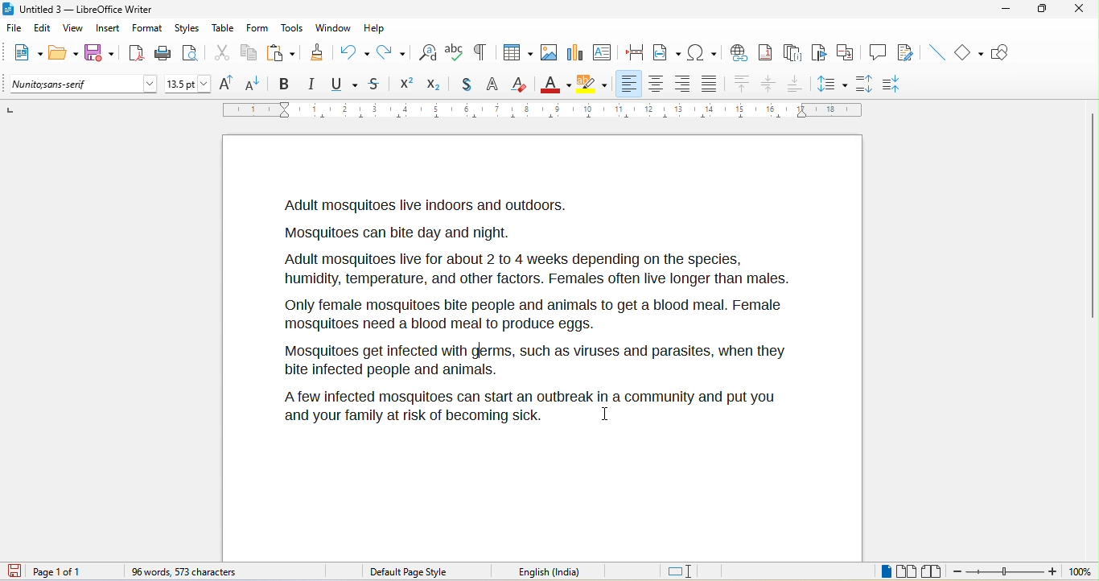 This screenshot has width=1099, height=581. Describe the element at coordinates (541, 110) in the screenshot. I see `ruler` at that location.